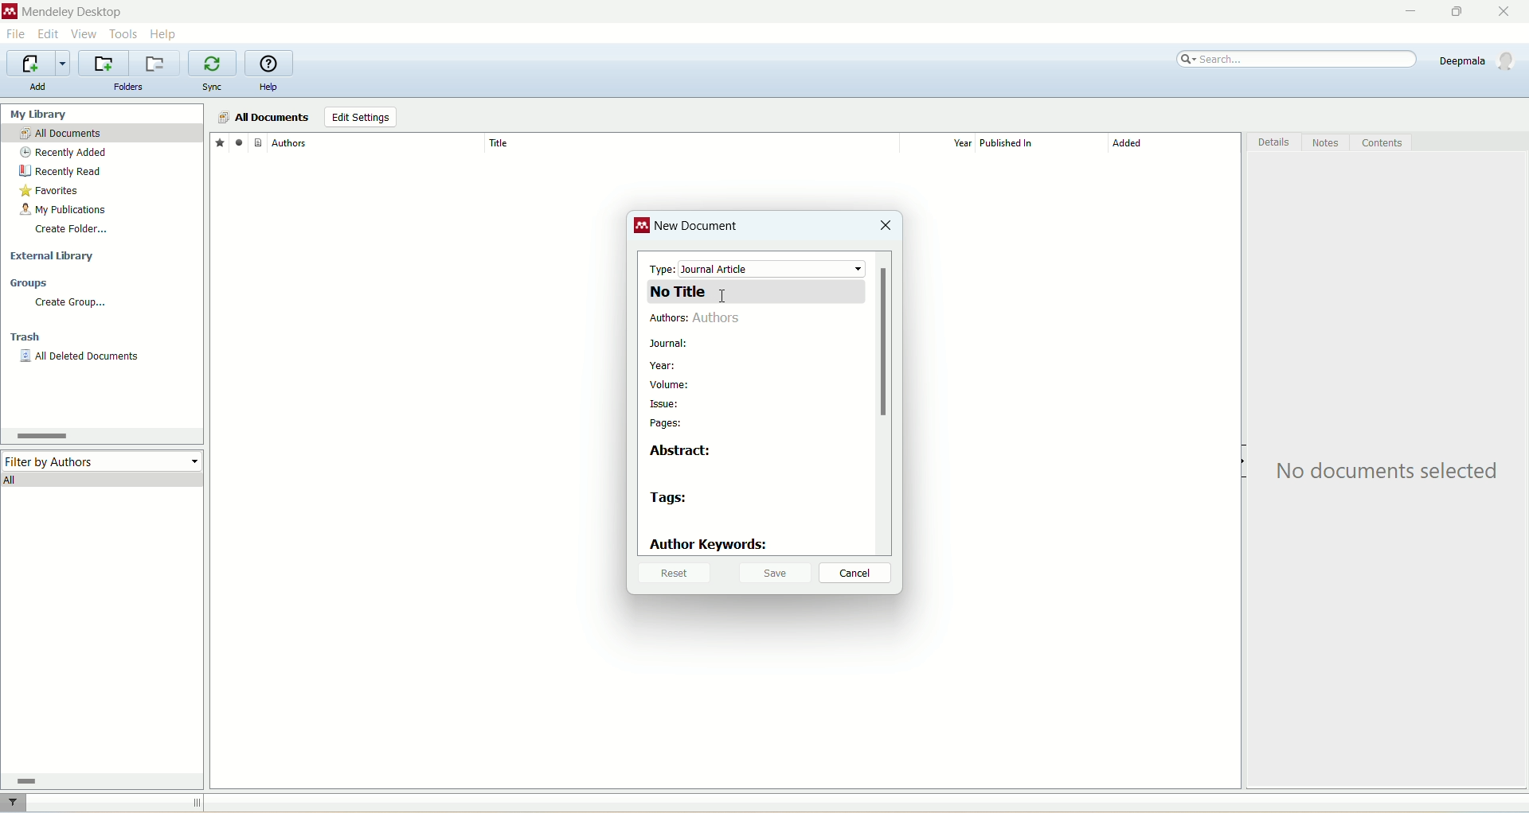 This screenshot has height=813, width=1529. What do you see at coordinates (51, 193) in the screenshot?
I see `favorites` at bounding box center [51, 193].